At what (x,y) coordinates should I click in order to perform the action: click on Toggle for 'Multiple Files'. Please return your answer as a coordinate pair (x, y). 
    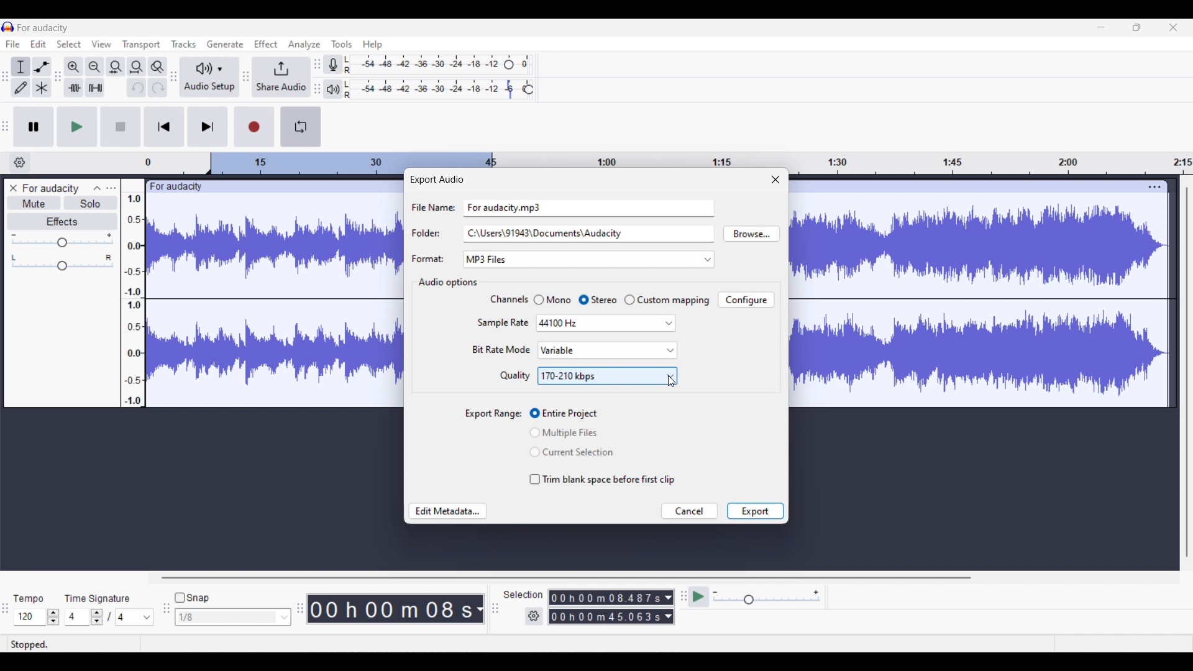
    Looking at the image, I should click on (572, 432).